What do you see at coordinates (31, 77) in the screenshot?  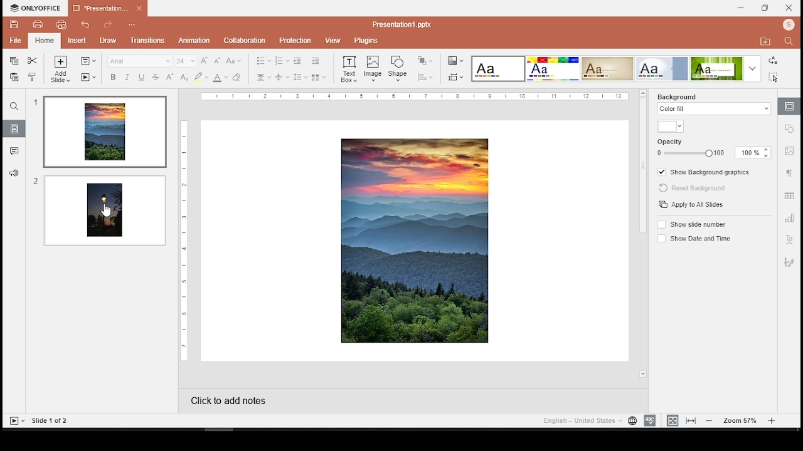 I see `clone formatting` at bounding box center [31, 77].